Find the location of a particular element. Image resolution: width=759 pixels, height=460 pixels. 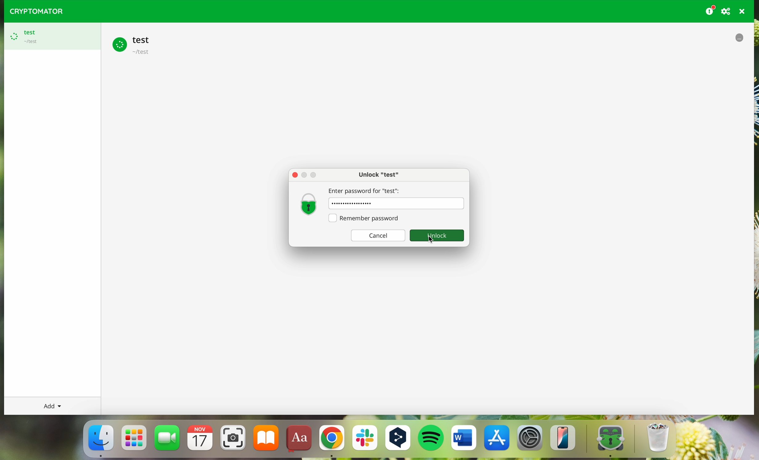

FaceTime is located at coordinates (168, 440).